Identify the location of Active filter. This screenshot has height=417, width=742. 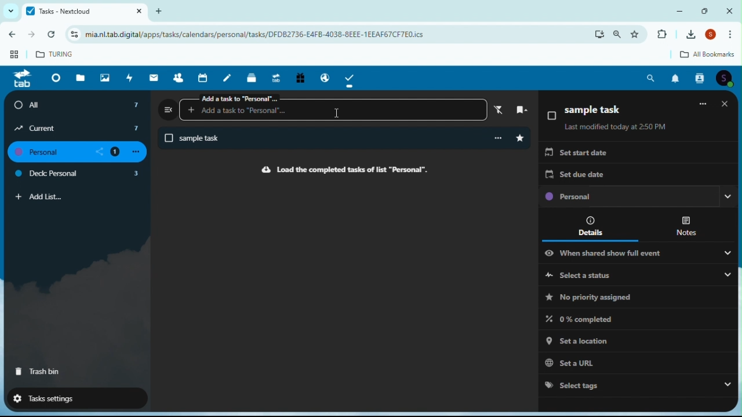
(702, 110).